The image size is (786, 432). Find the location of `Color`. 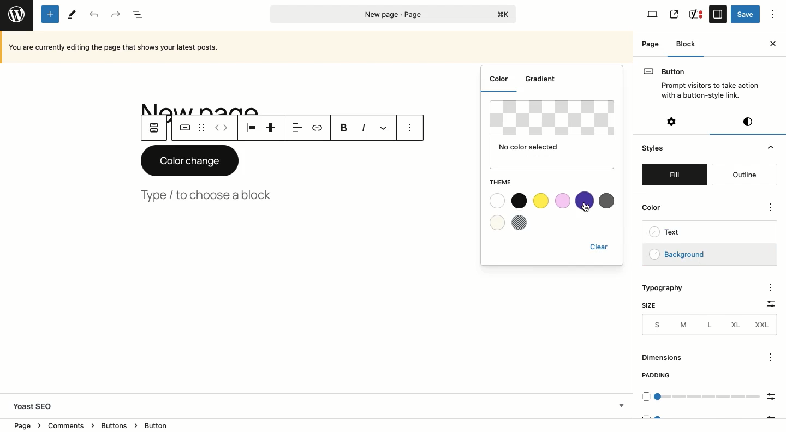

Color is located at coordinates (708, 208).